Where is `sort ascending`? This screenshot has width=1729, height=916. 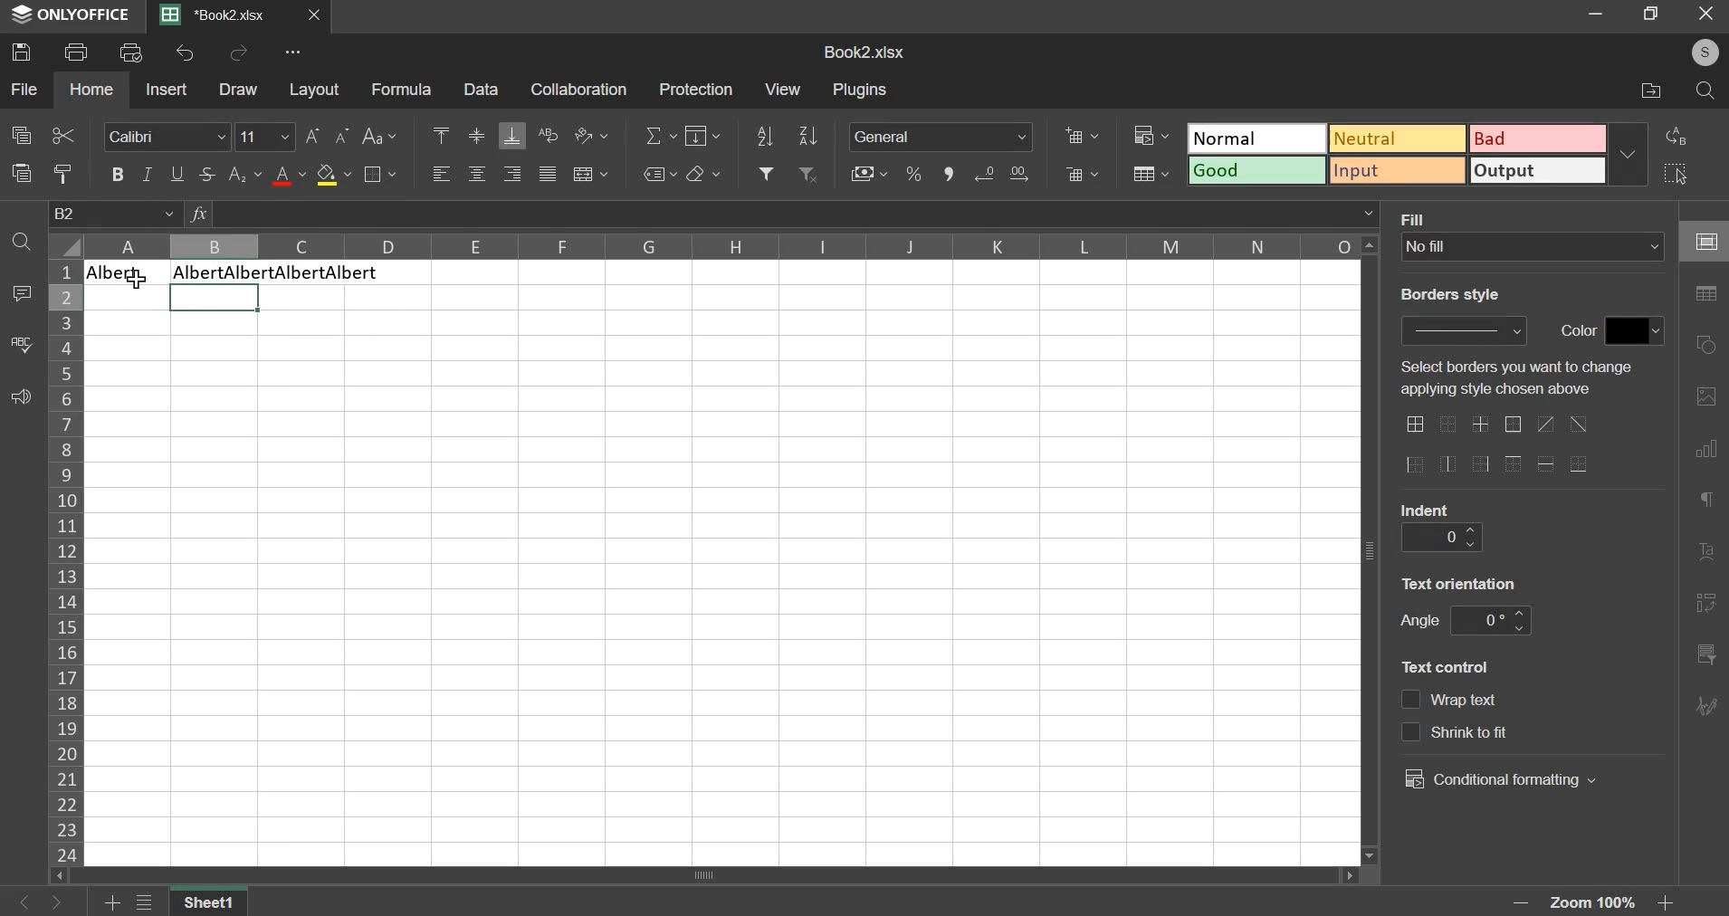 sort ascending is located at coordinates (765, 136).